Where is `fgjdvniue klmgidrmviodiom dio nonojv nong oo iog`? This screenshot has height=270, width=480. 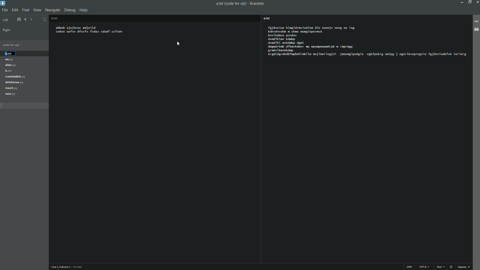 fgjdvniue klmgidrmviodiom dio nonojv nong oo iog is located at coordinates (311, 28).